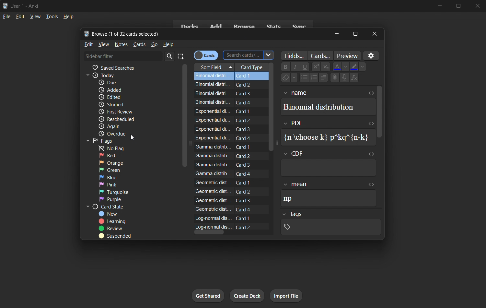  Describe the element at coordinates (247, 174) in the screenshot. I see `Card 4` at that location.